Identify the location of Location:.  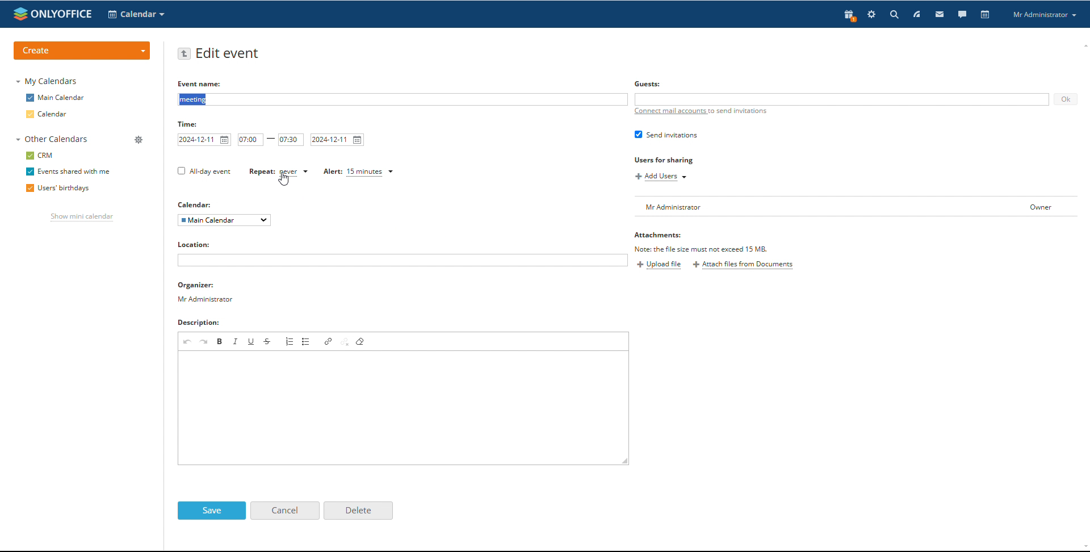
(200, 245).